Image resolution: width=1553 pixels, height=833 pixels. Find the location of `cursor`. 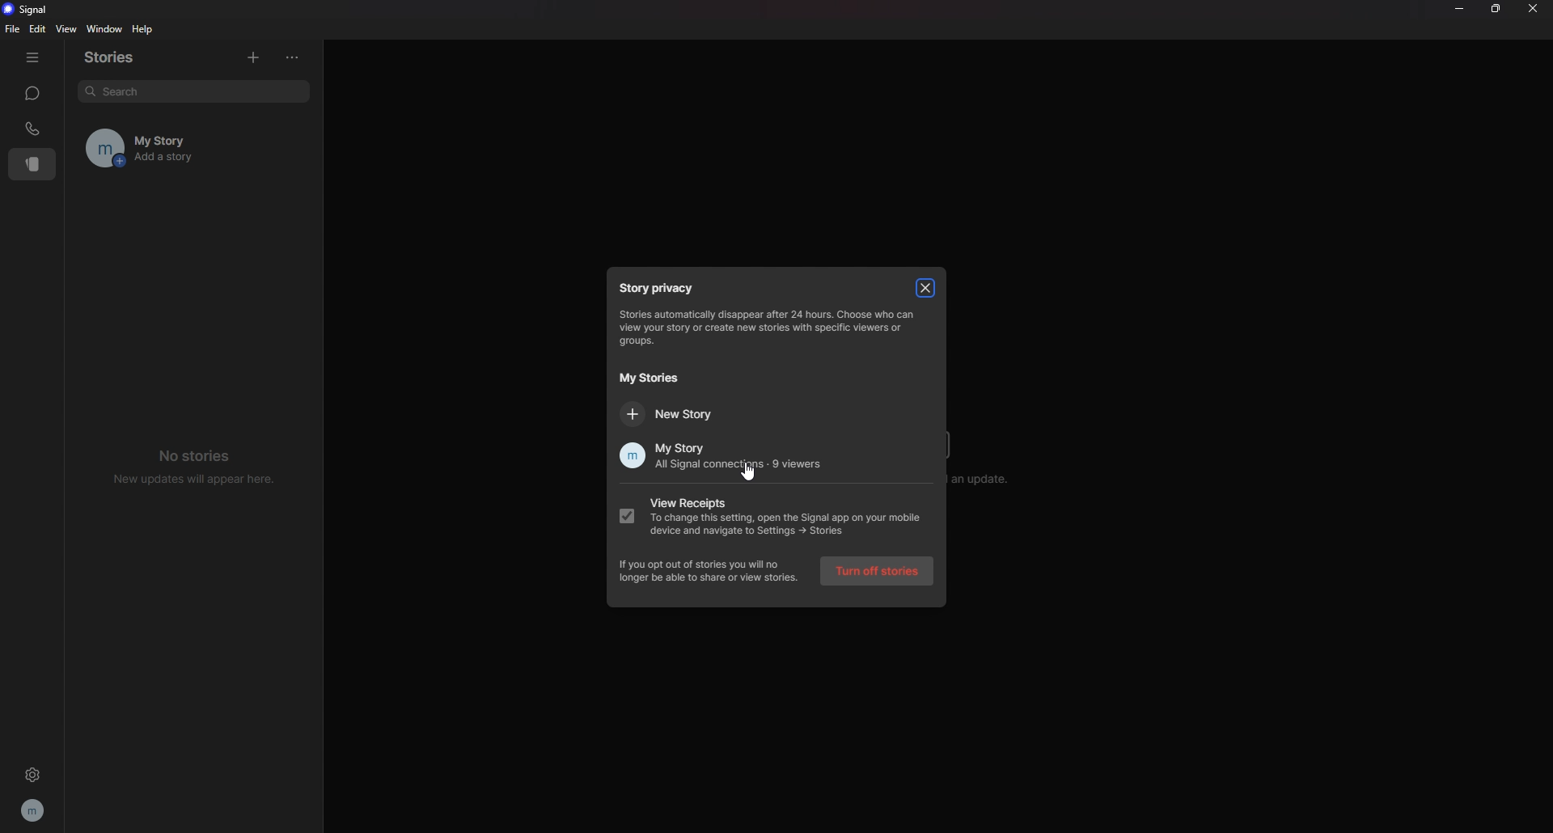

cursor is located at coordinates (750, 474).